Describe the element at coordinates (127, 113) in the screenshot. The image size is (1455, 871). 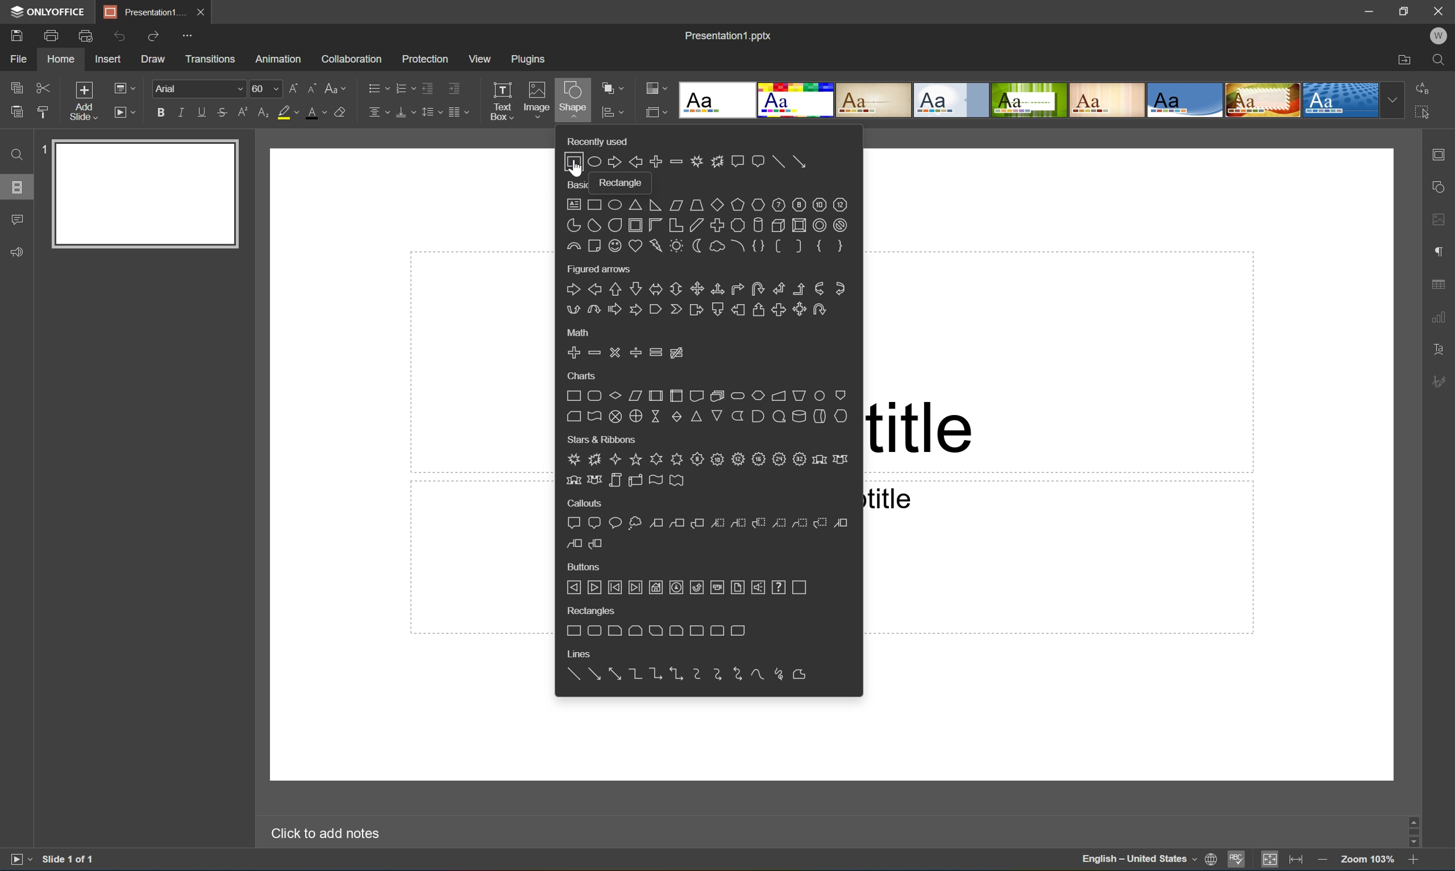
I see `Start slideshow` at that location.